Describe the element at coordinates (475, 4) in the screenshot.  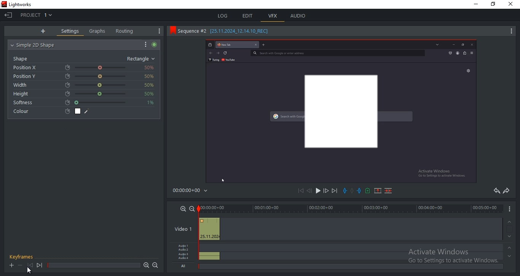
I see `minimize` at that location.